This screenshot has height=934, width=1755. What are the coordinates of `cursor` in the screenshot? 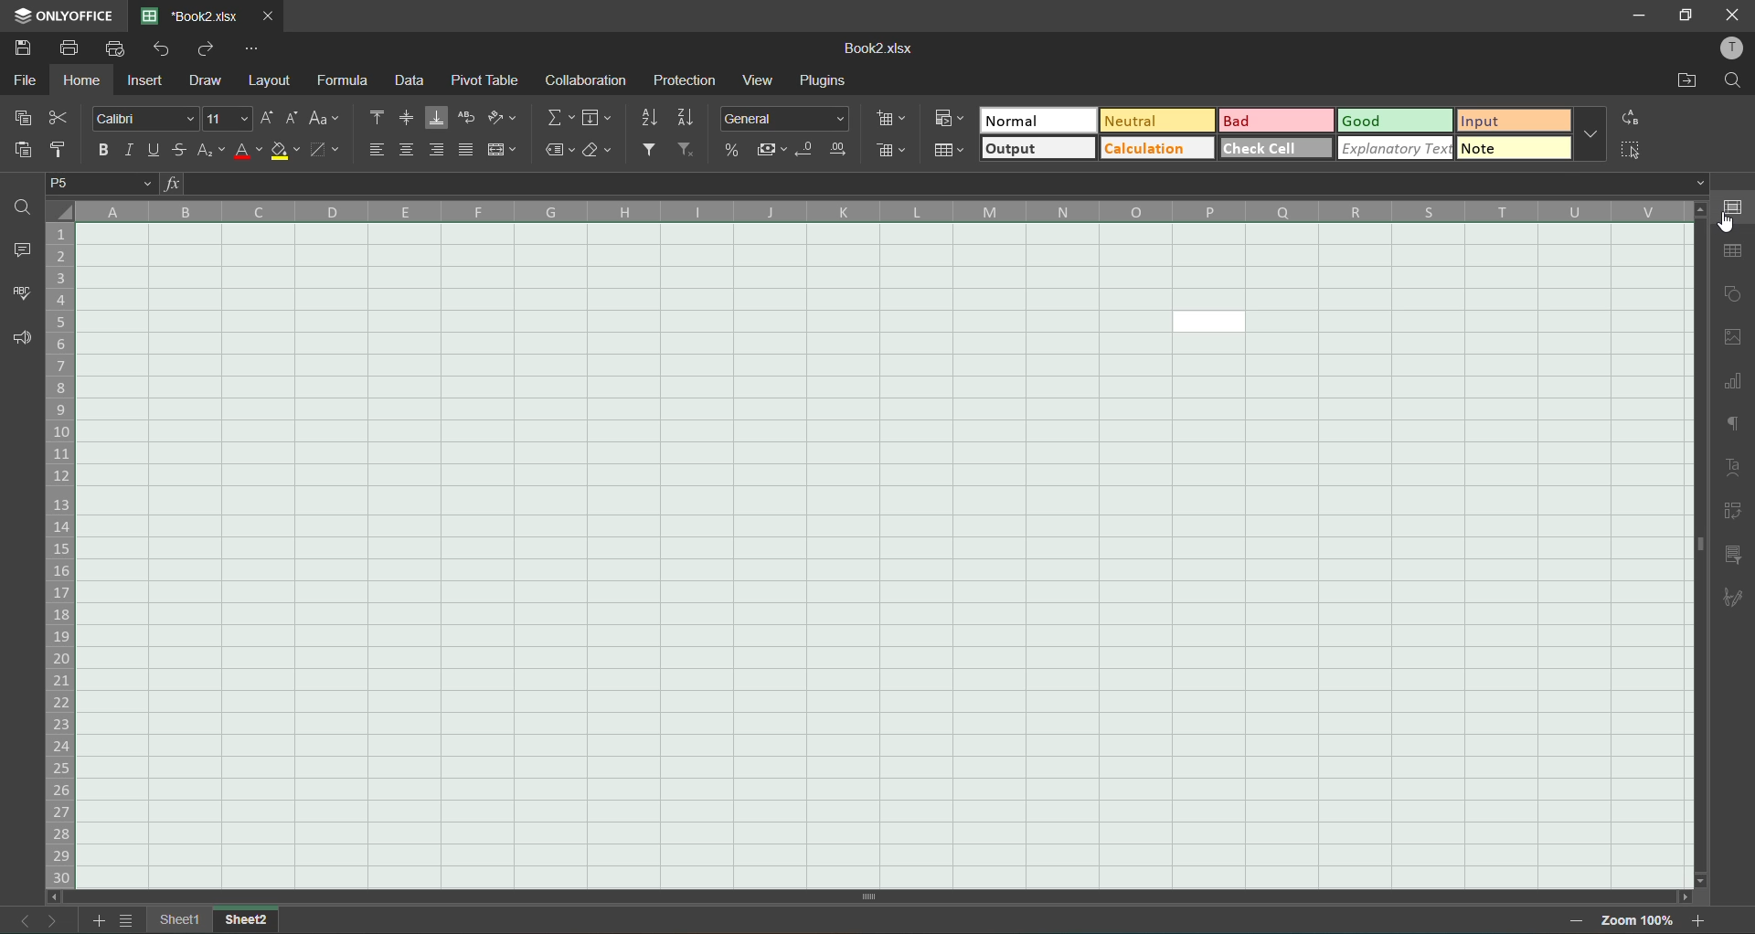 It's located at (1728, 225).